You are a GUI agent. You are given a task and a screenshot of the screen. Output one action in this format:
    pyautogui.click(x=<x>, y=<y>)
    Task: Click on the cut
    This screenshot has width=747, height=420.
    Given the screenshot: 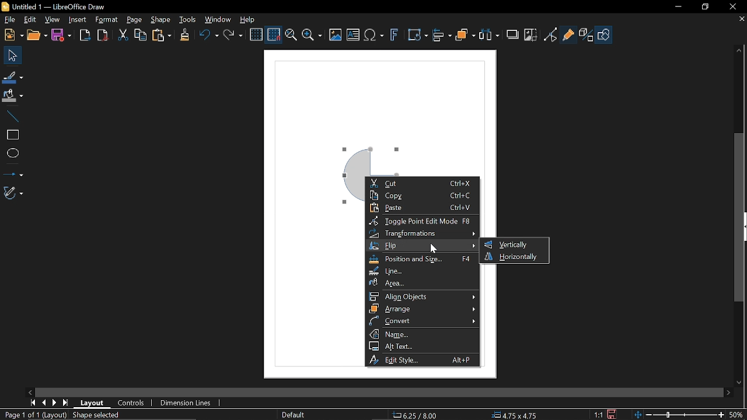 What is the action you would take?
    pyautogui.click(x=121, y=35)
    